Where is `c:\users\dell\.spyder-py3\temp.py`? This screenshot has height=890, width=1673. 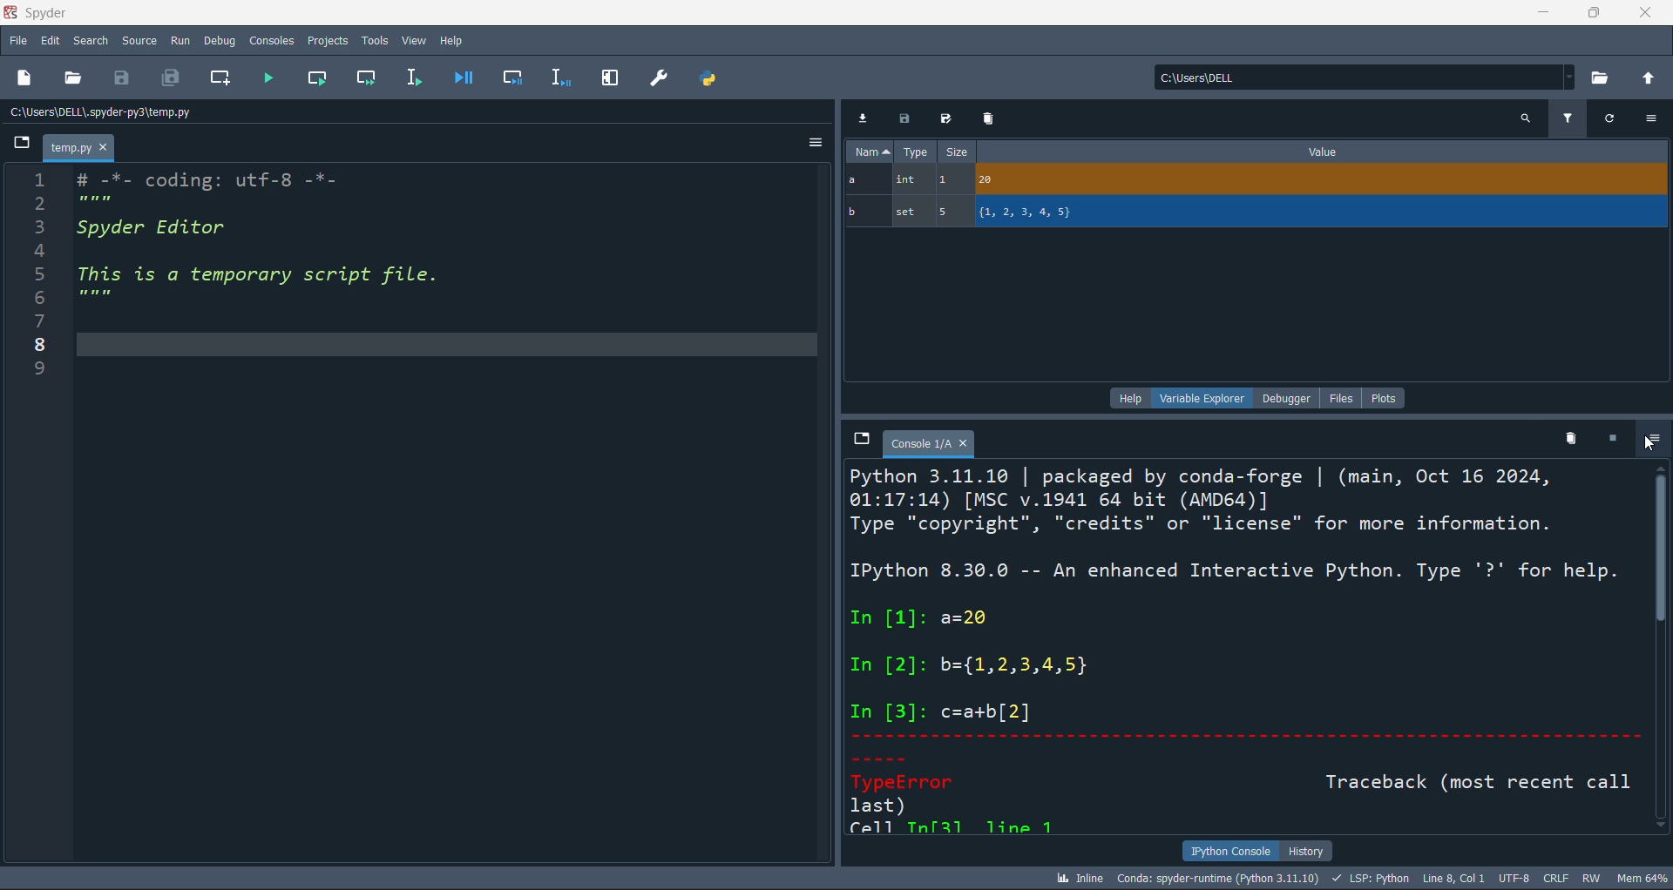
c:\users\dell\.spyder-py3\temp.py is located at coordinates (149, 112).